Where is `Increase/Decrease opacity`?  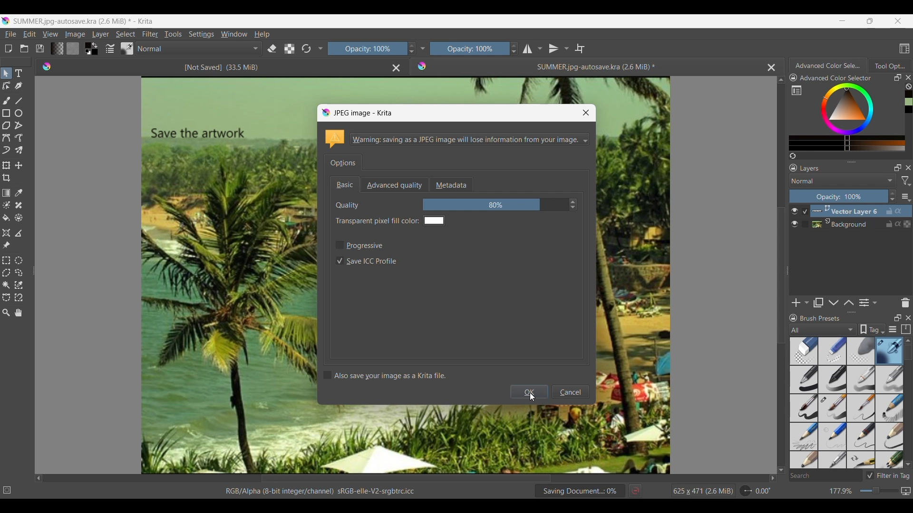
Increase/Decrease opacity is located at coordinates (514, 48).